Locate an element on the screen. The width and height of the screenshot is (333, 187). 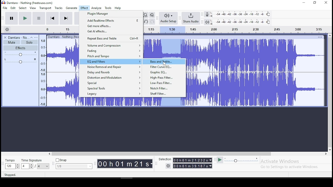
tracks is located at coordinates (59, 8).